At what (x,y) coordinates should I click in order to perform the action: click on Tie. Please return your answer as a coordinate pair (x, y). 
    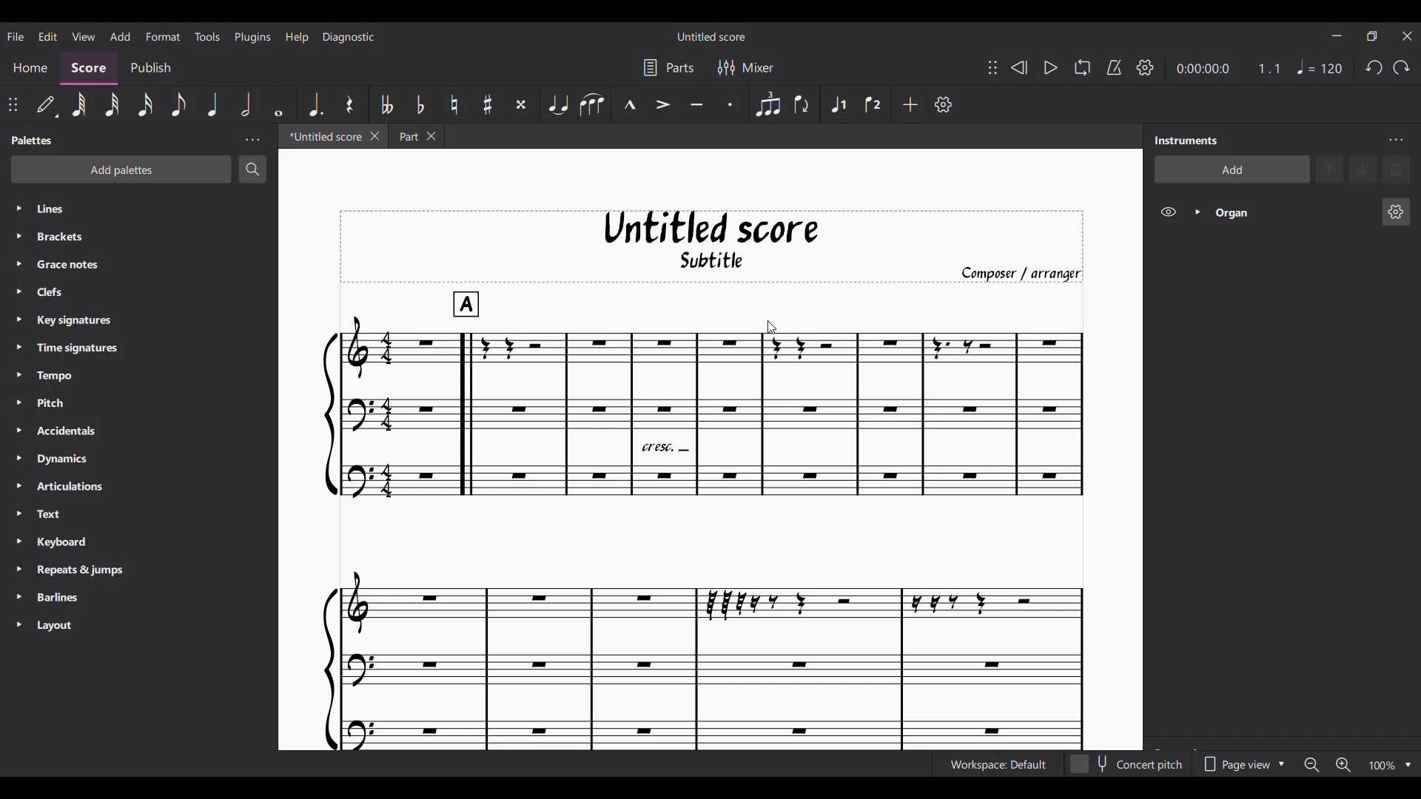
    Looking at the image, I should click on (558, 104).